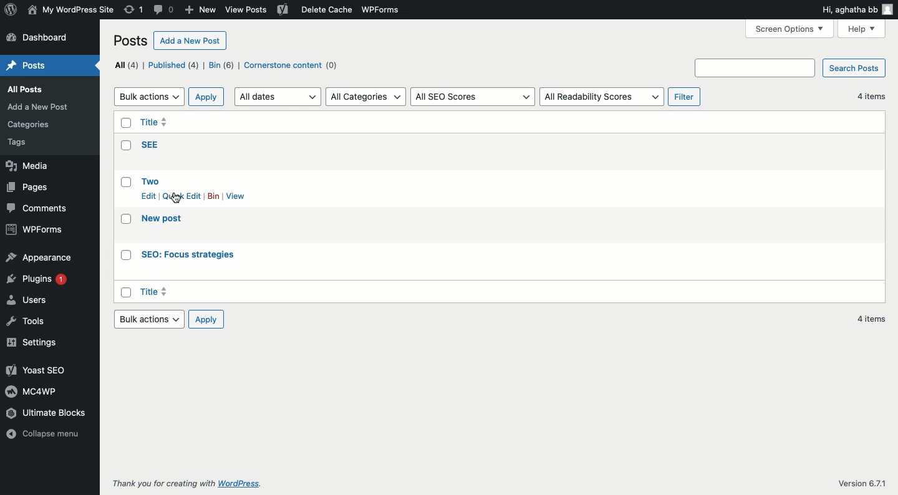  Describe the element at coordinates (34, 370) in the screenshot. I see `Yoast SEO` at that location.